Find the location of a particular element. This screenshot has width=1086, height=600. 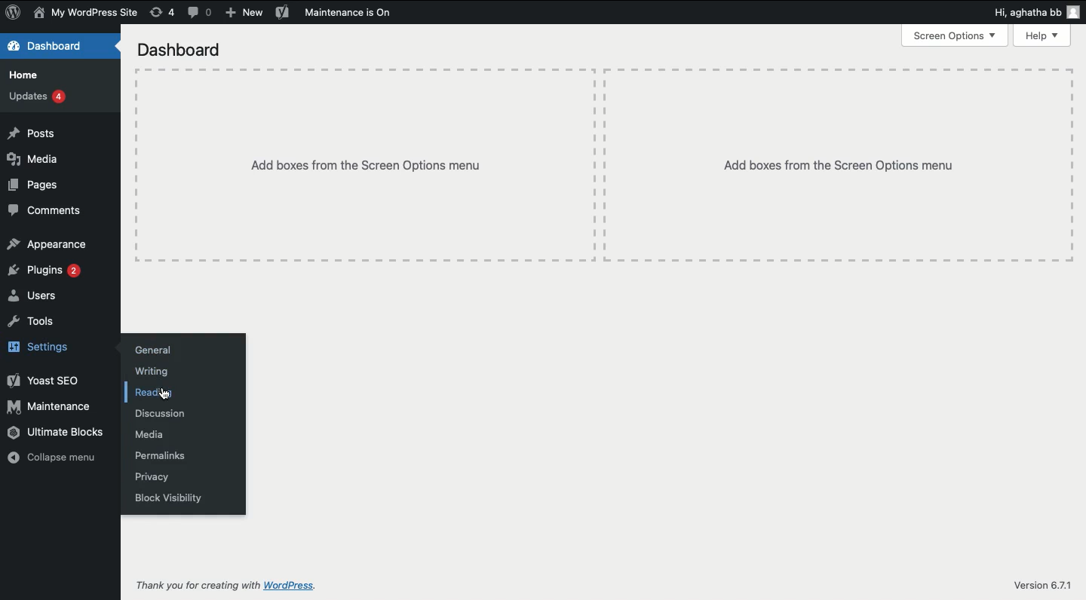

add boxes from the screen options menu is located at coordinates (373, 166).